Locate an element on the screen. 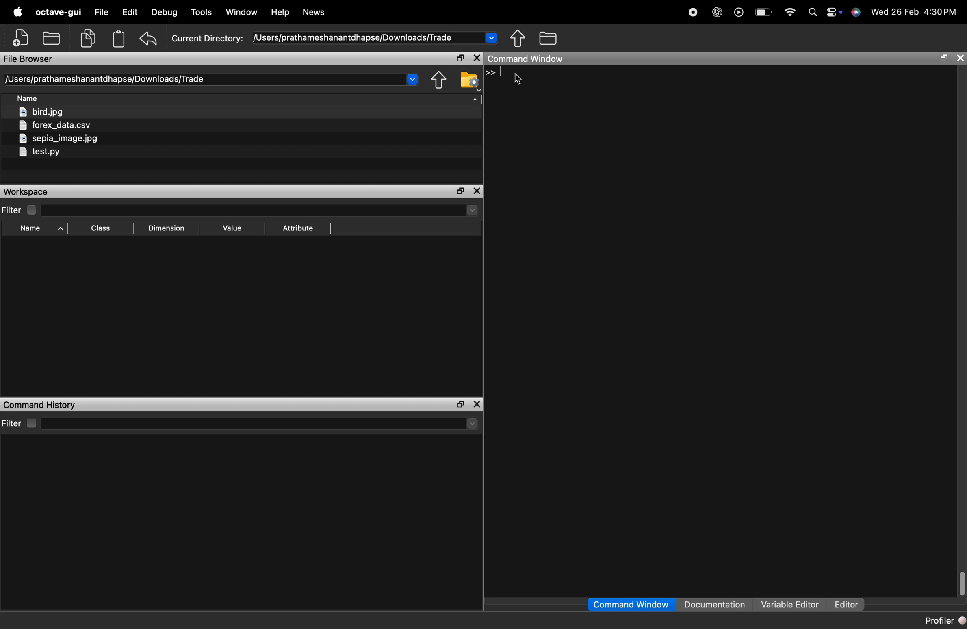 The image size is (967, 629). cursor is located at coordinates (519, 79).